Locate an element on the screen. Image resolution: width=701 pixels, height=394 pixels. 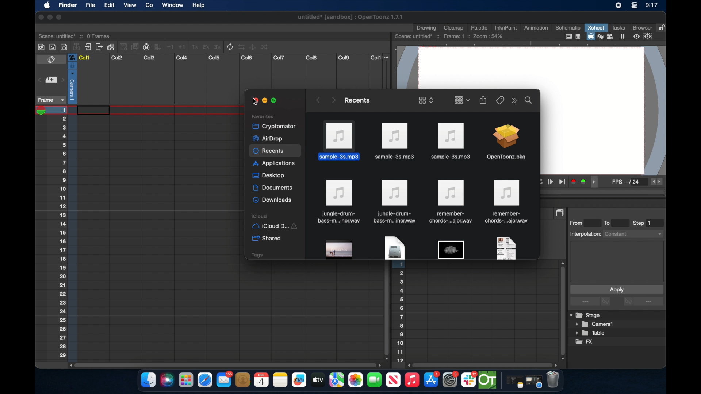
column selected is located at coordinates (72, 78).